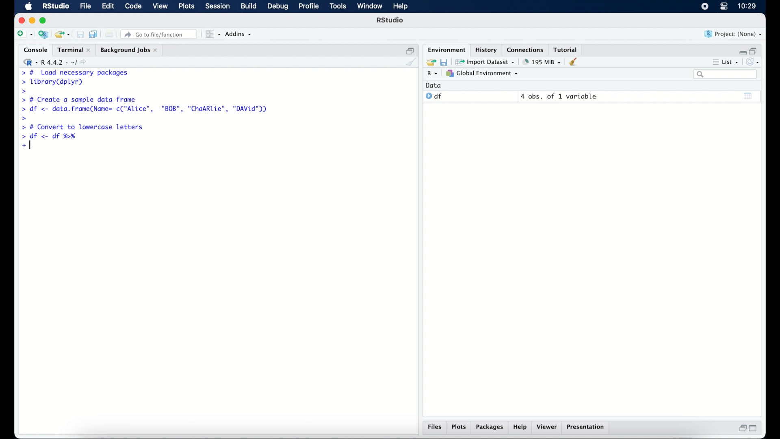 The image size is (780, 439). What do you see at coordinates (725, 63) in the screenshot?
I see `list` at bounding box center [725, 63].